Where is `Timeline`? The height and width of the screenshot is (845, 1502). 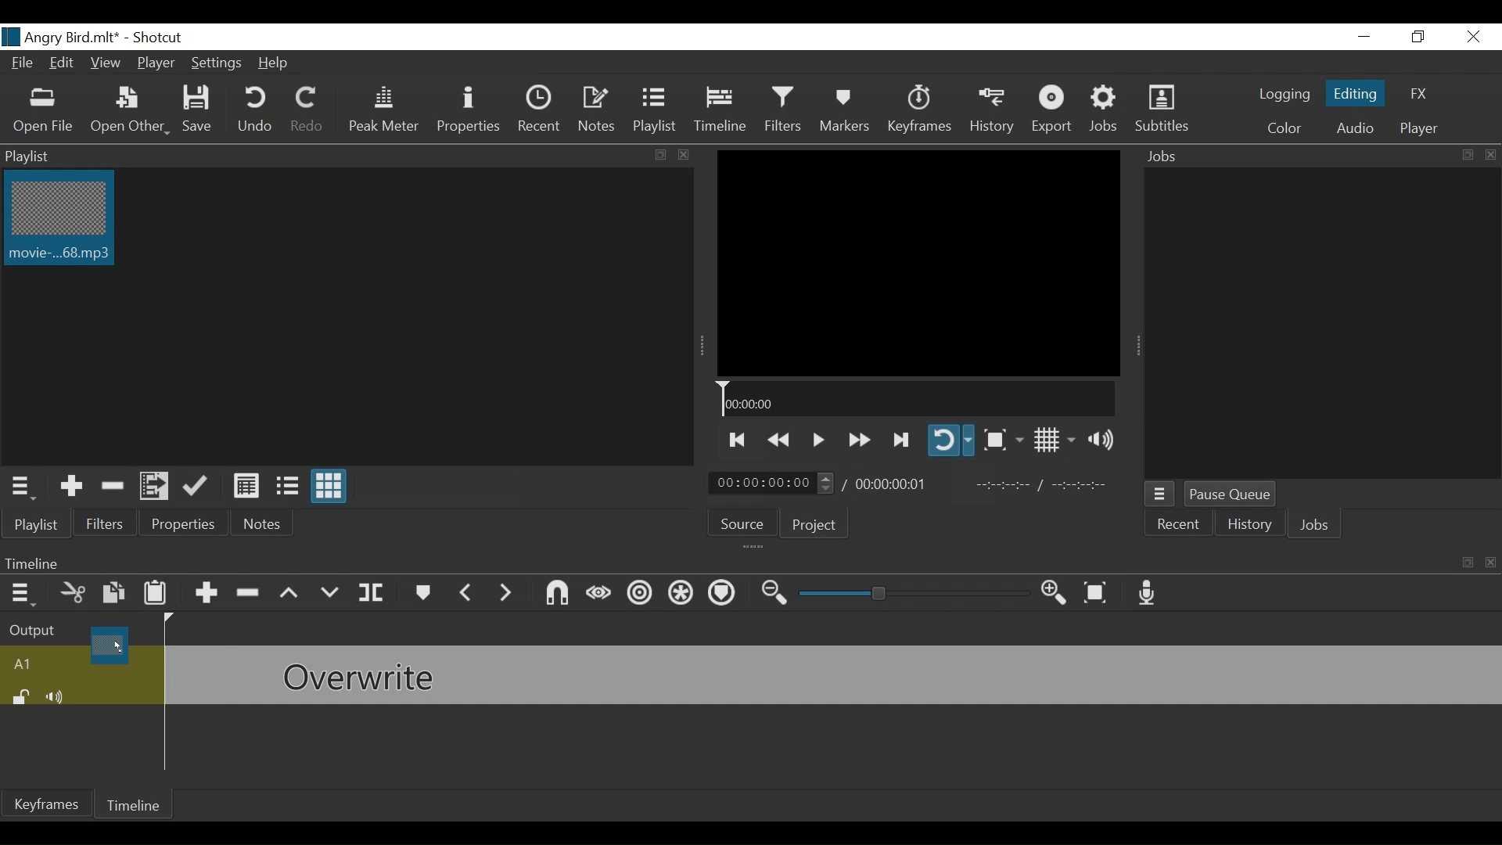 Timeline is located at coordinates (916, 399).